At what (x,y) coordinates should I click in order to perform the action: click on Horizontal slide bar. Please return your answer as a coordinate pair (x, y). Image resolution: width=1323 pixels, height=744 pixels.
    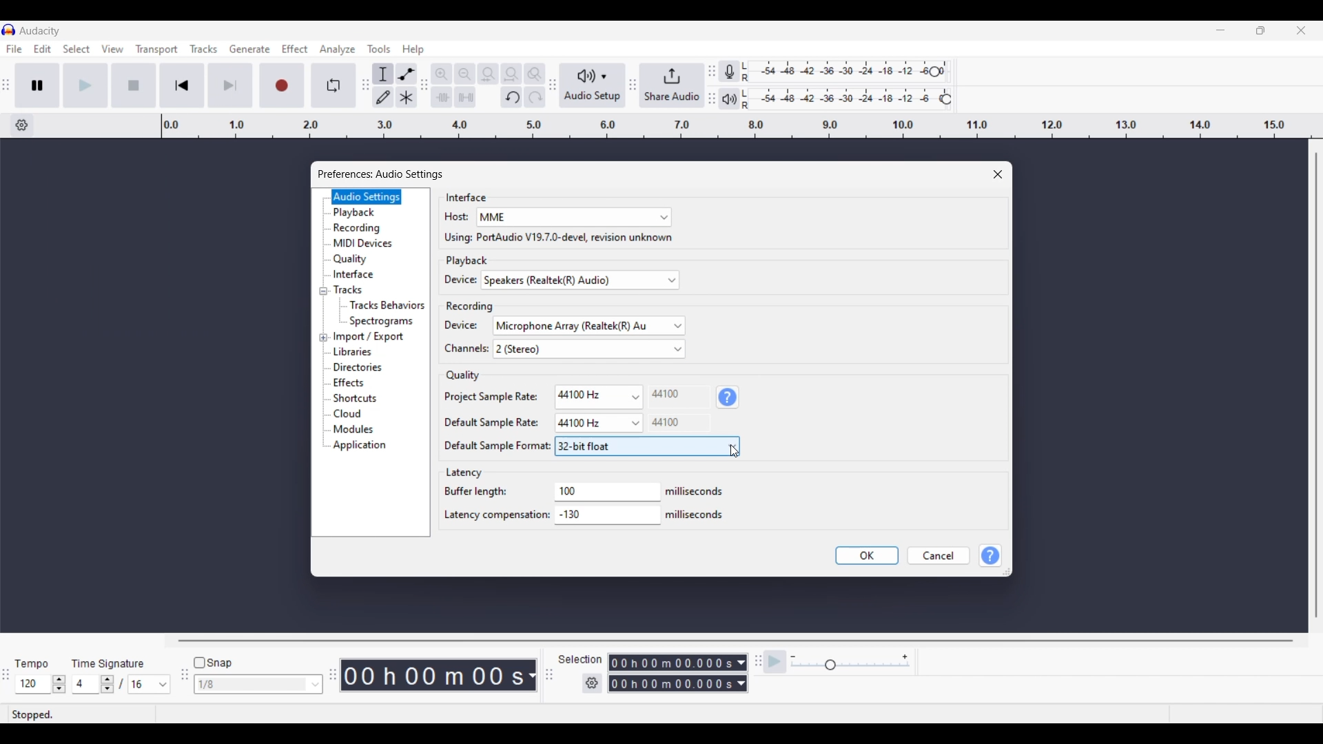
    Looking at the image, I should click on (736, 641).